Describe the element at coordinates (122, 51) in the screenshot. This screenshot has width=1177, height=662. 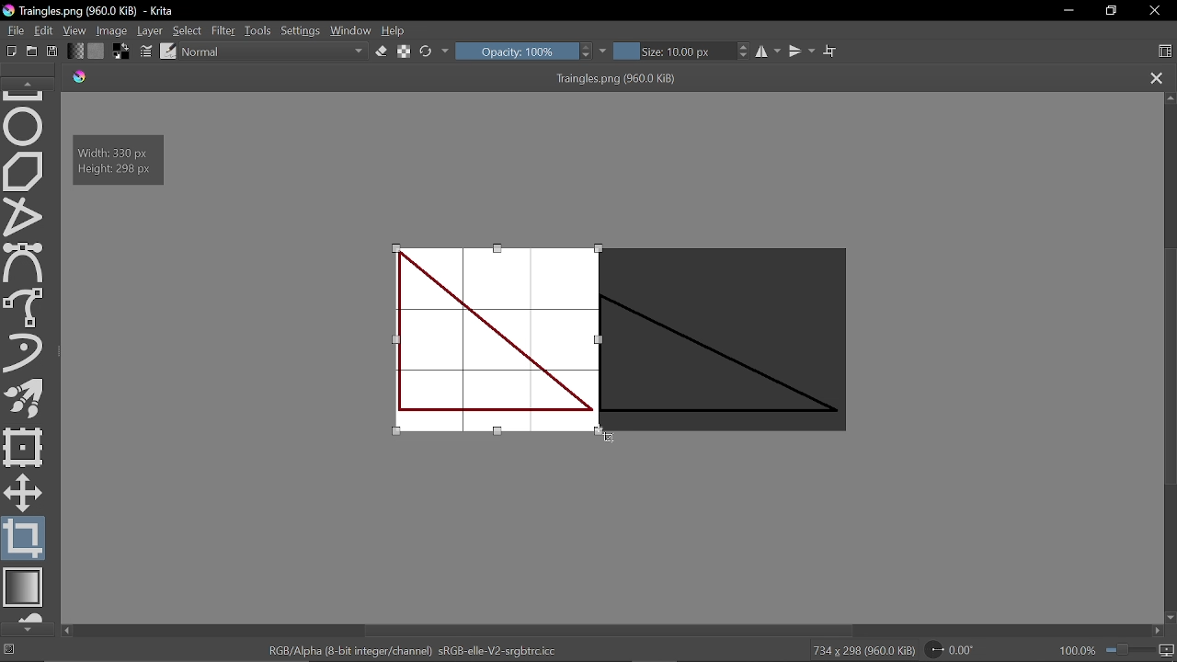
I see `Foreground color` at that location.